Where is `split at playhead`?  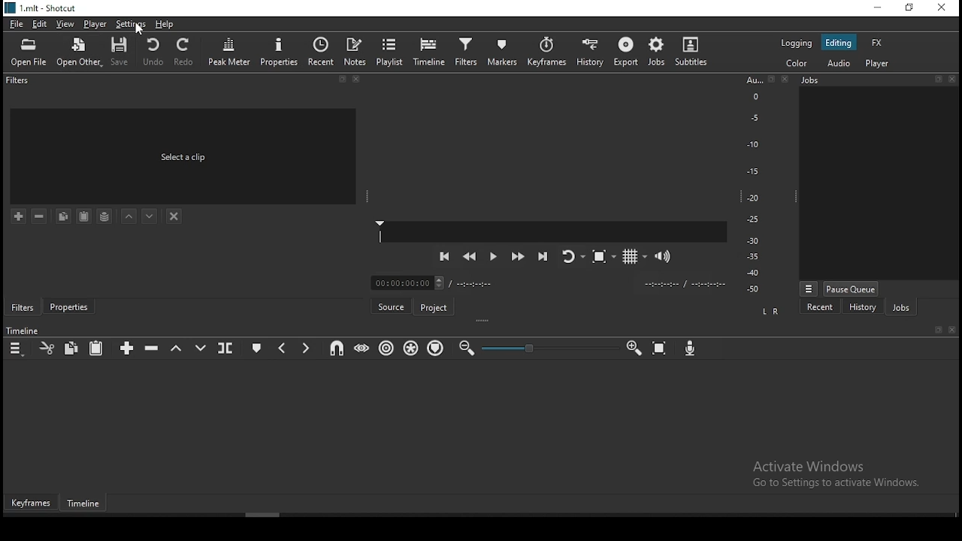
split at playhead is located at coordinates (227, 348).